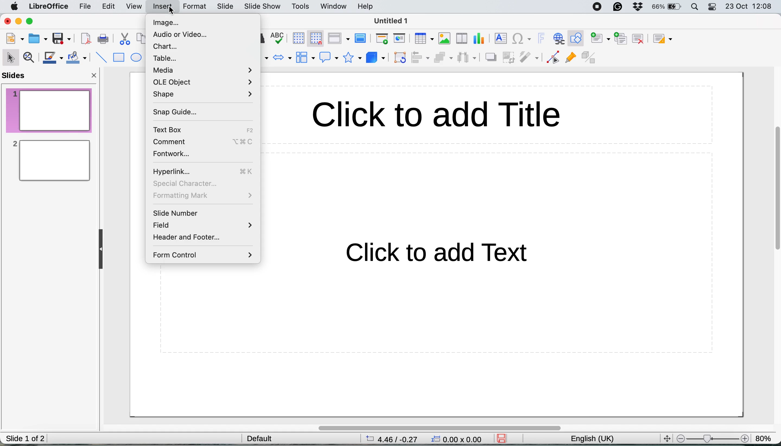 Image resolution: width=781 pixels, height=446 pixels. What do you see at coordinates (395, 439) in the screenshot?
I see `4.46/-0.27` at bounding box center [395, 439].